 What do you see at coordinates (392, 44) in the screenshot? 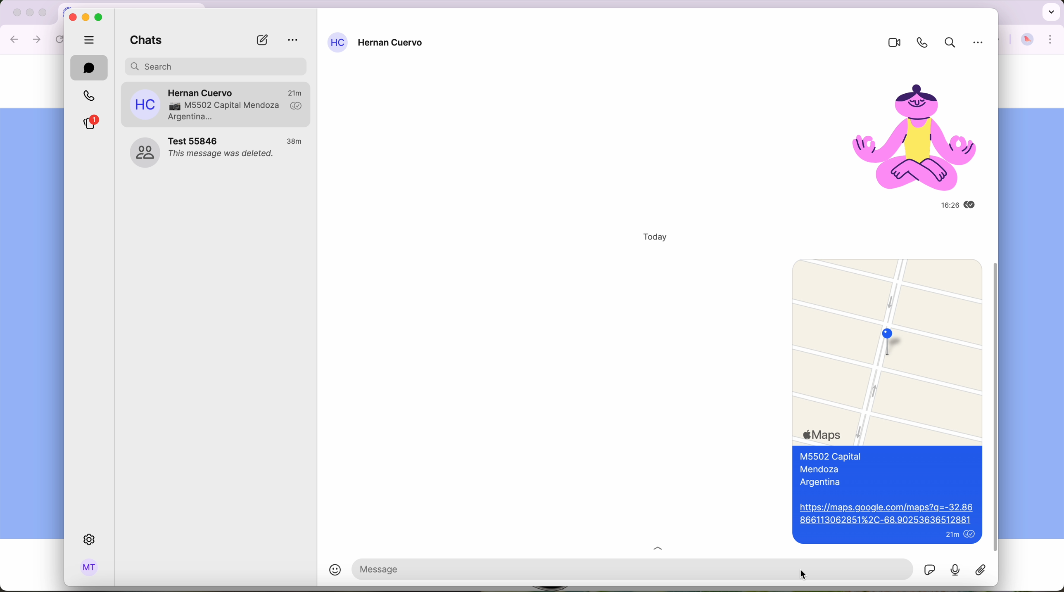
I see `Hernan Cuervo` at bounding box center [392, 44].